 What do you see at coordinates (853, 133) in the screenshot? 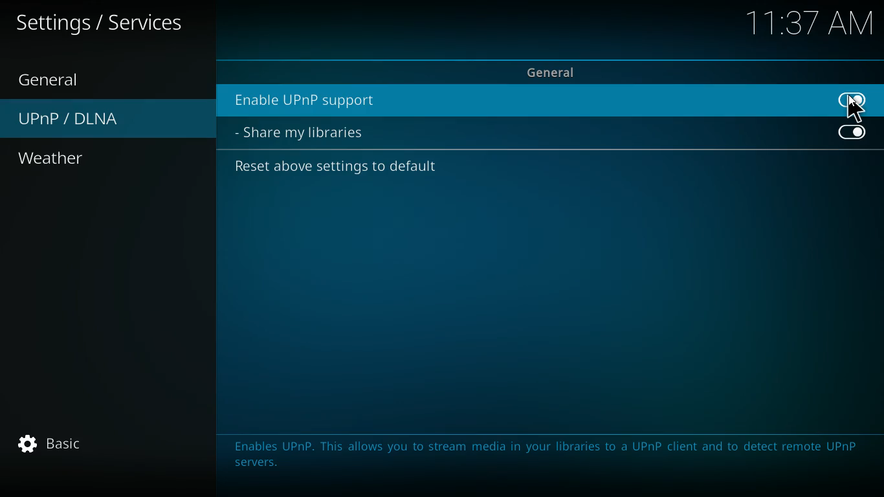
I see `` at bounding box center [853, 133].